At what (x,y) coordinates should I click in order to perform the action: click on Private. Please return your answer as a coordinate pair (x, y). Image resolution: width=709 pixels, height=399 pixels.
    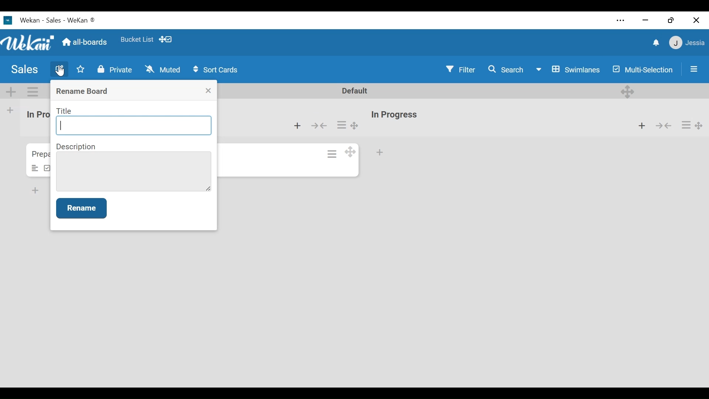
    Looking at the image, I should click on (117, 69).